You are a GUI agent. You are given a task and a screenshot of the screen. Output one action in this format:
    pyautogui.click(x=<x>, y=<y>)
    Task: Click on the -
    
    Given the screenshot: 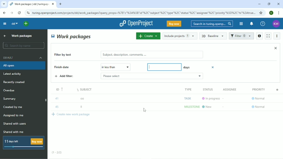 What is the action you would take?
    pyautogui.click(x=224, y=108)
    